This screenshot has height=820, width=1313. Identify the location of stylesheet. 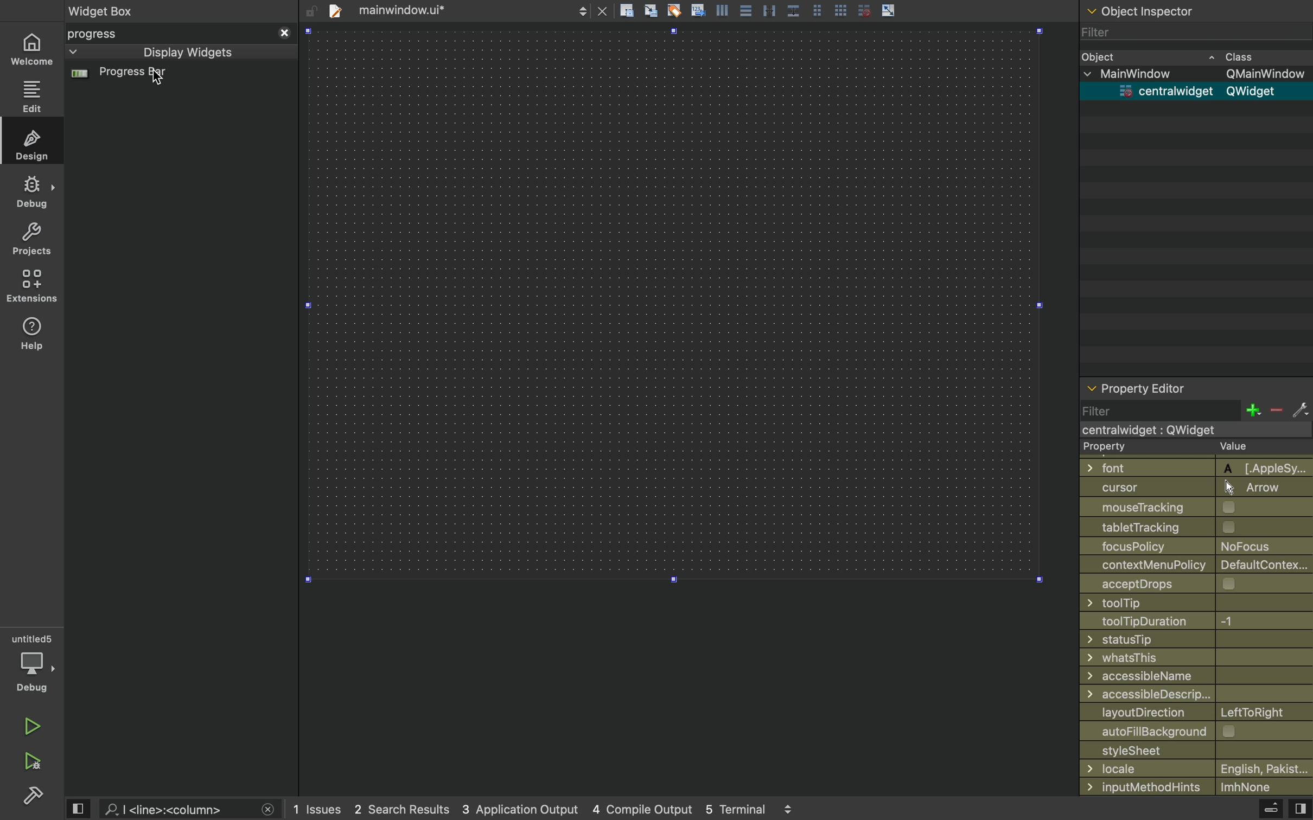
(1196, 749).